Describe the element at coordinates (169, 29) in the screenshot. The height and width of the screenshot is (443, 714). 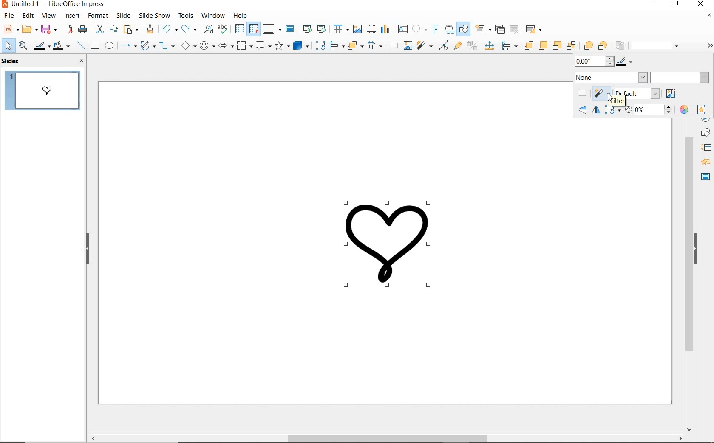
I see `undo` at that location.